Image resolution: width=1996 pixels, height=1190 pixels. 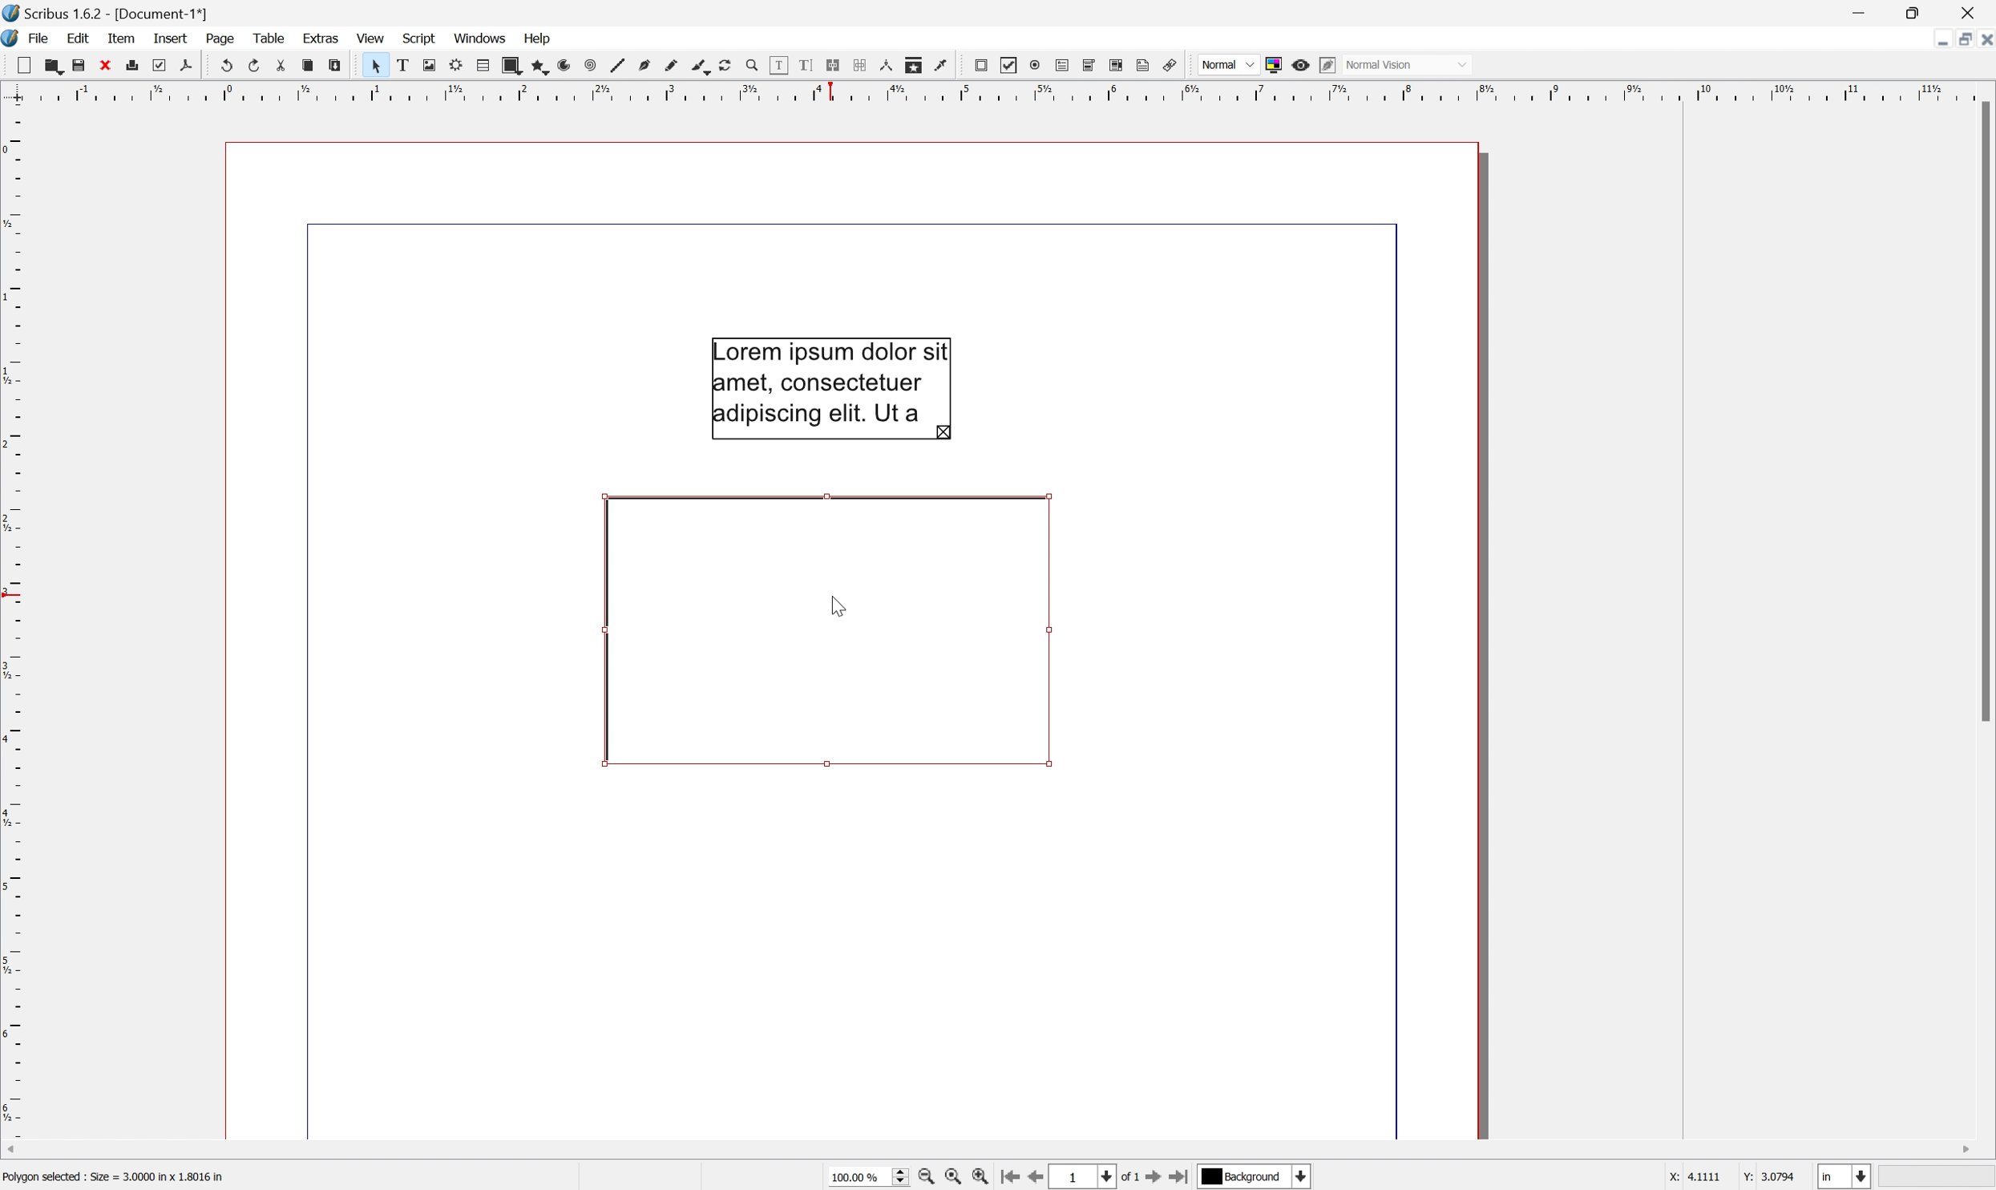 What do you see at coordinates (123, 38) in the screenshot?
I see `Item` at bounding box center [123, 38].